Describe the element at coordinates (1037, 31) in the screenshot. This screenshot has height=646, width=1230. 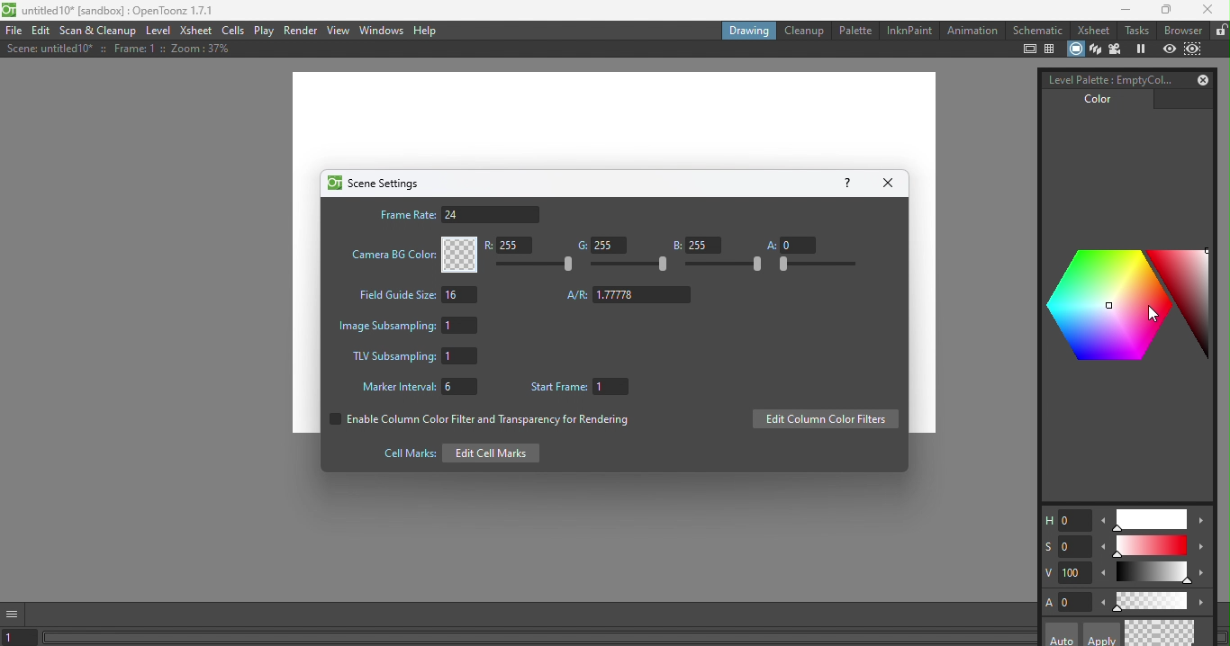
I see `Schematic` at that location.